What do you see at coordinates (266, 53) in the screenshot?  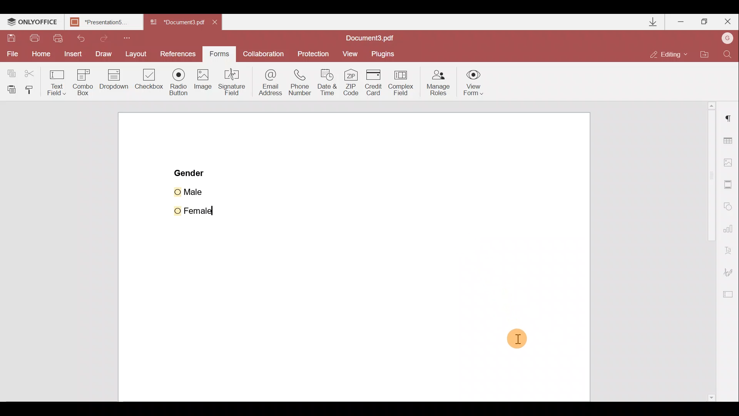 I see `Collaboration` at bounding box center [266, 53].